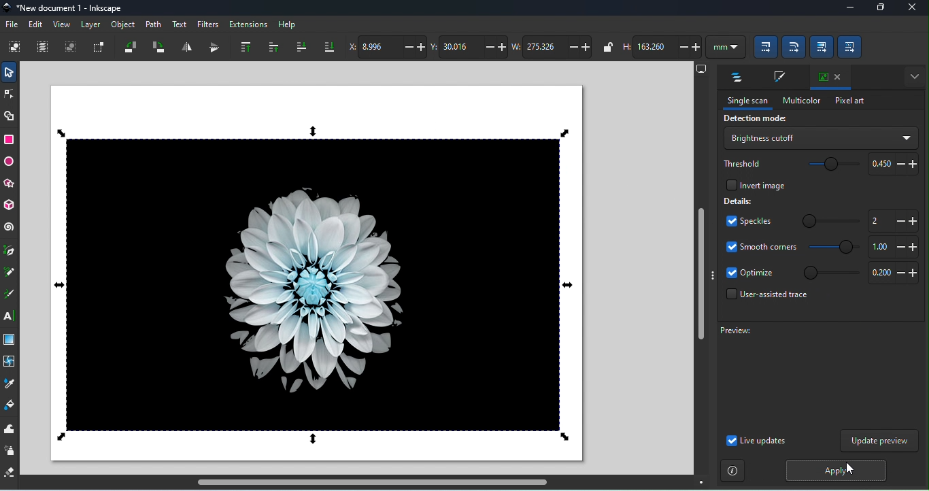  I want to click on Toggle selection box to select all touched objects, so click(100, 47).